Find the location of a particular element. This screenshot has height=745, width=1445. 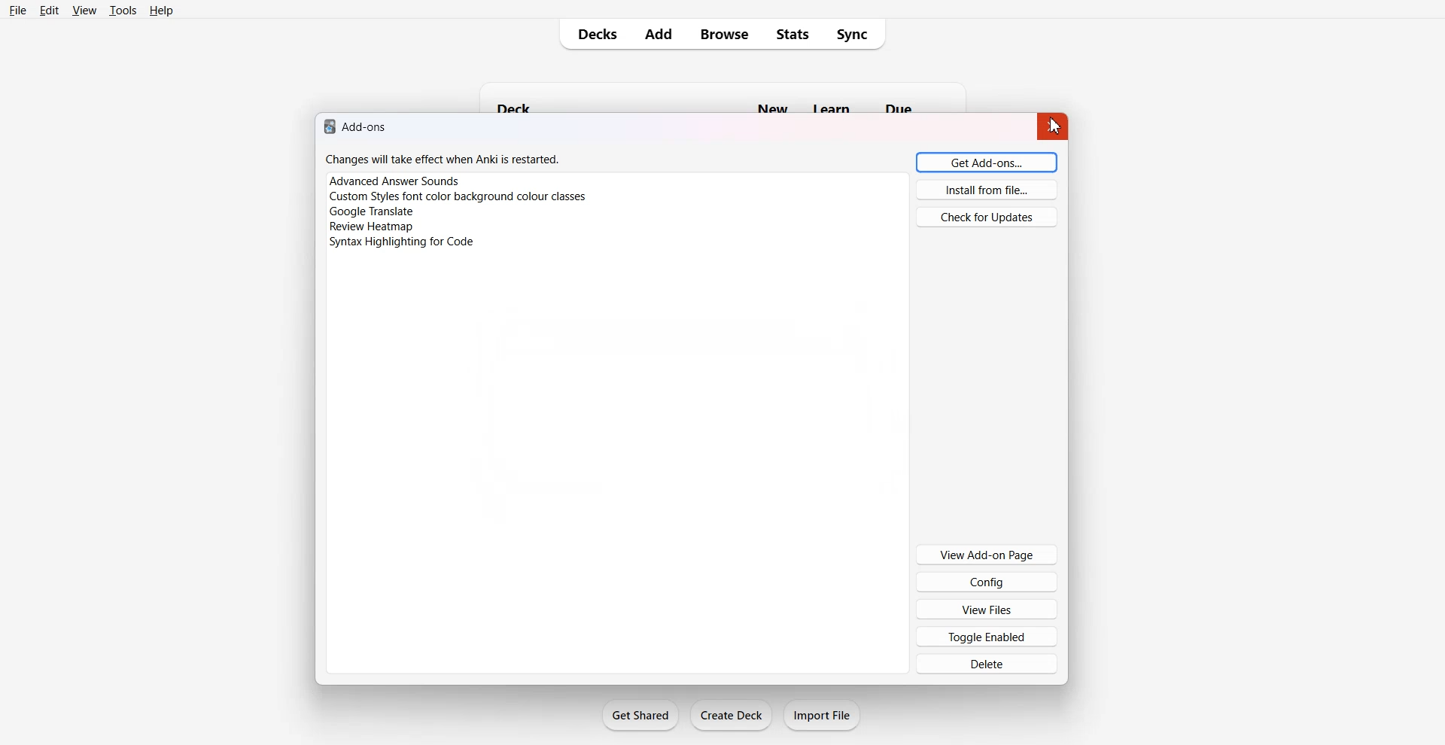

View is located at coordinates (84, 11).